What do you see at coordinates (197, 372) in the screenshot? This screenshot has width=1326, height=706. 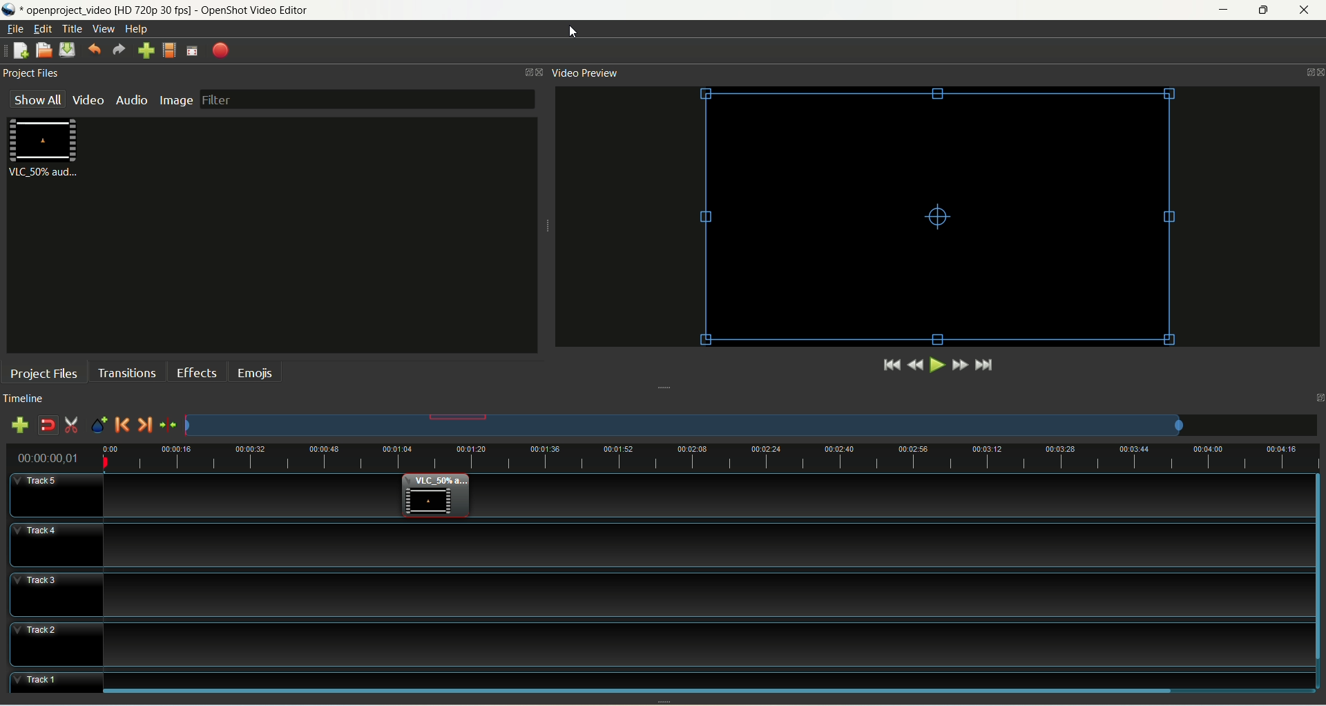 I see `effects` at bounding box center [197, 372].